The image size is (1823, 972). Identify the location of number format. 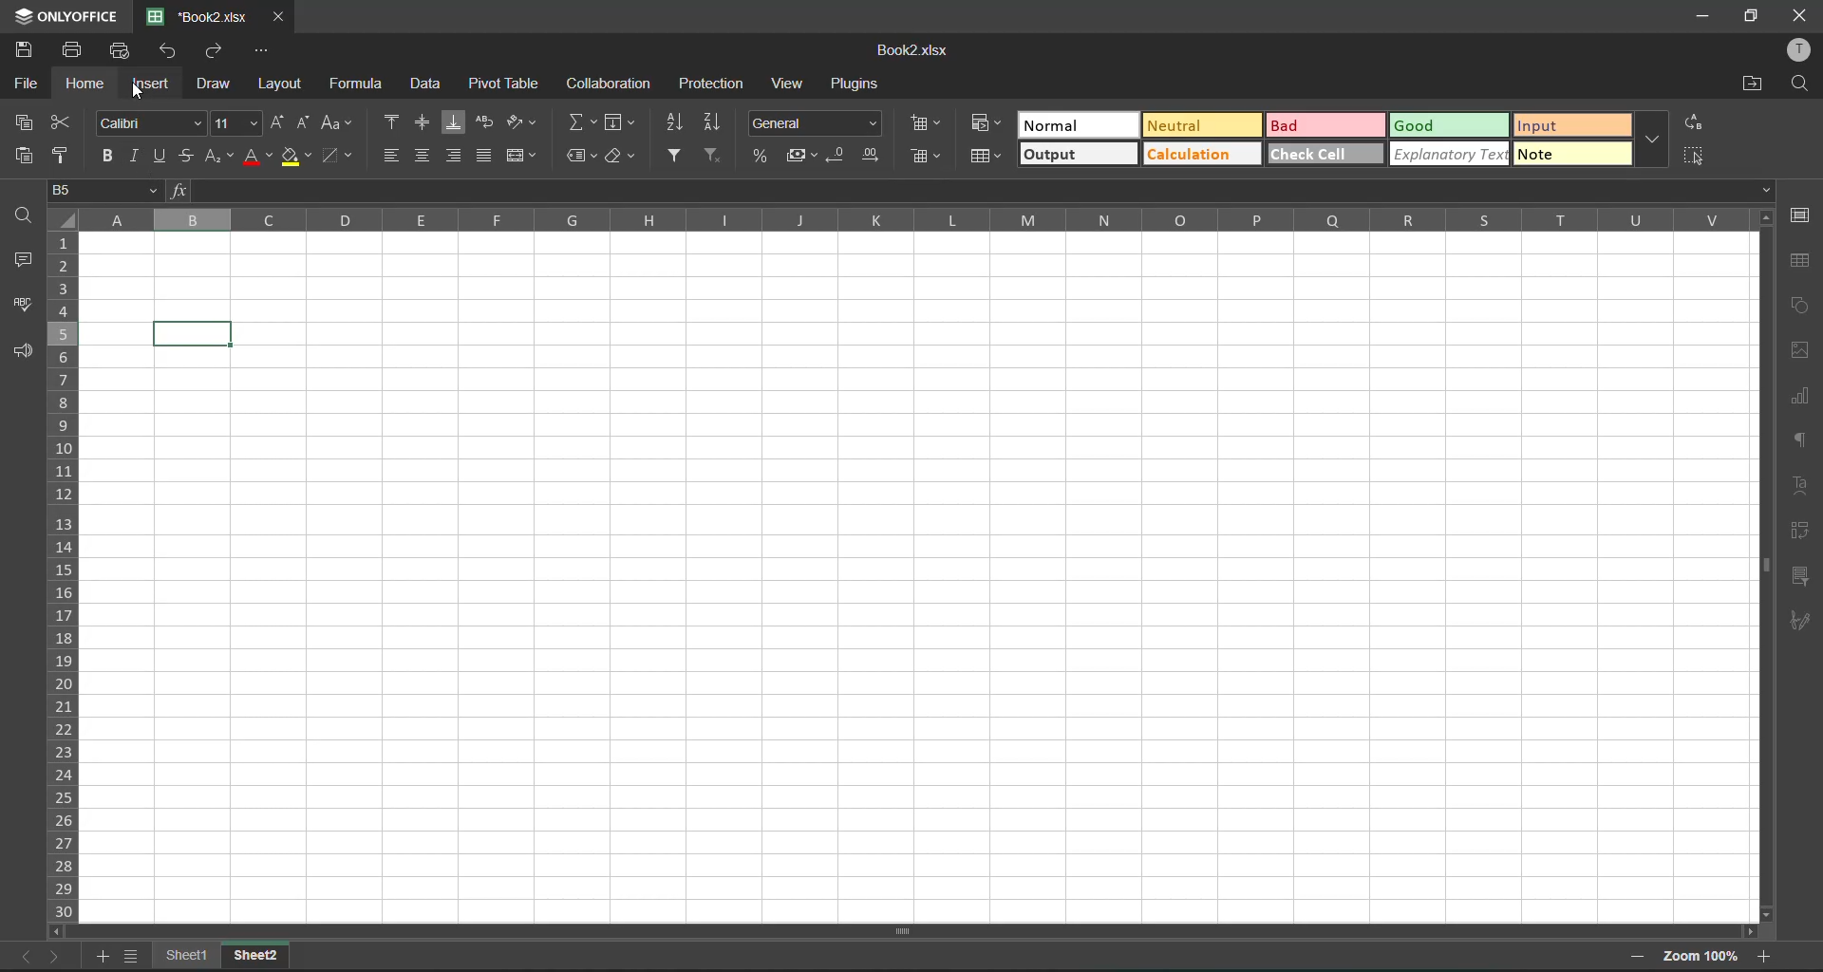
(816, 121).